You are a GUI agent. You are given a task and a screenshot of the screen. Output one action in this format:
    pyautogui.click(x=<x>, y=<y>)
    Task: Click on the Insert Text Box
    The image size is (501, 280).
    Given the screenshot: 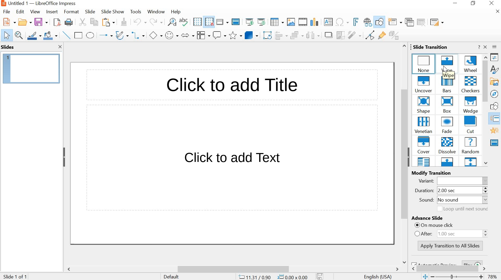 What is the action you would take?
    pyautogui.click(x=328, y=22)
    